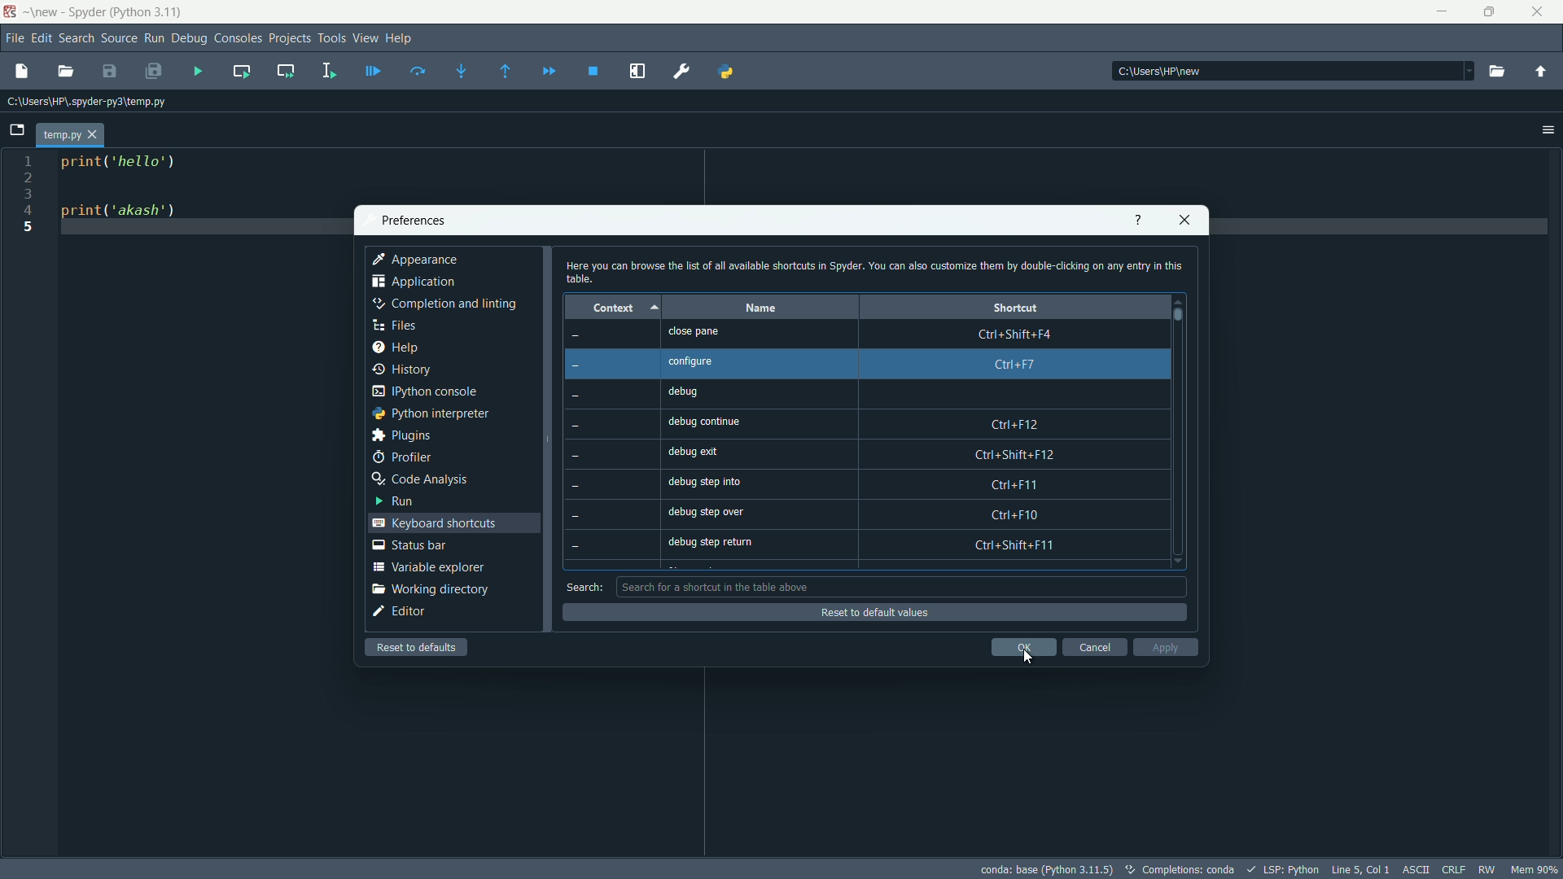  I want to click on Menu-list Caret , so click(1464, 71).